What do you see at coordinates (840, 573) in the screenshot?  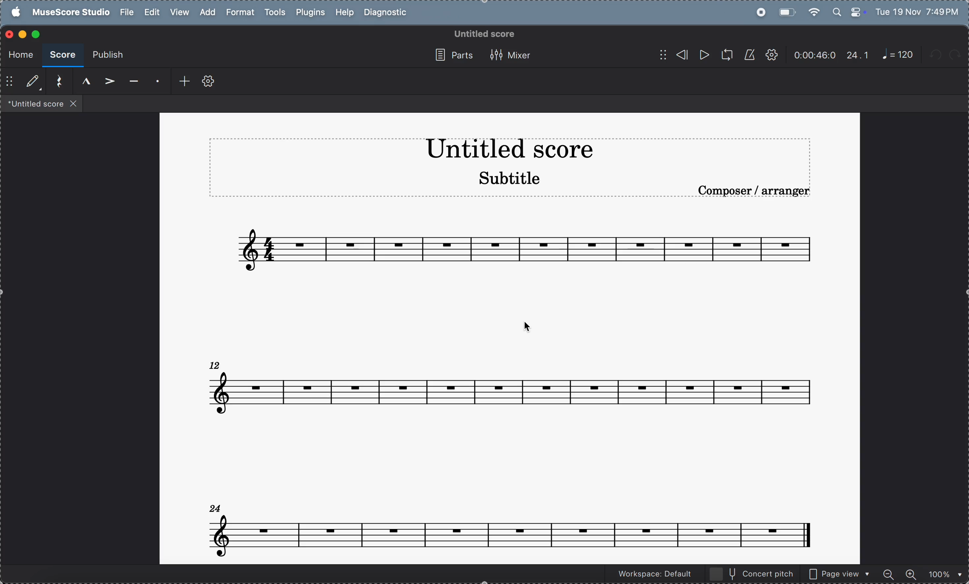 I see `page view` at bounding box center [840, 573].